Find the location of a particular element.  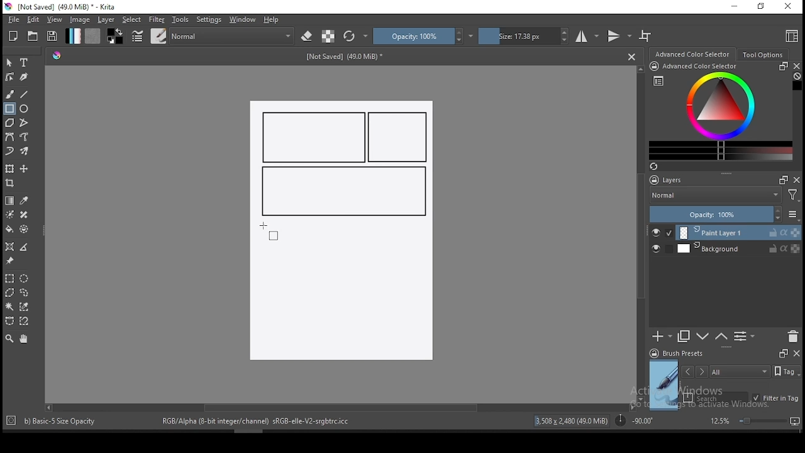

preview is located at coordinates (664, 385).